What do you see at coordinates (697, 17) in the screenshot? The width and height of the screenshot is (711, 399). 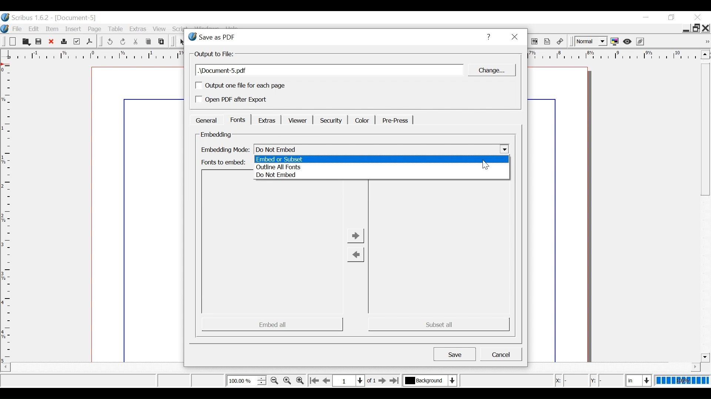 I see `Close` at bounding box center [697, 17].